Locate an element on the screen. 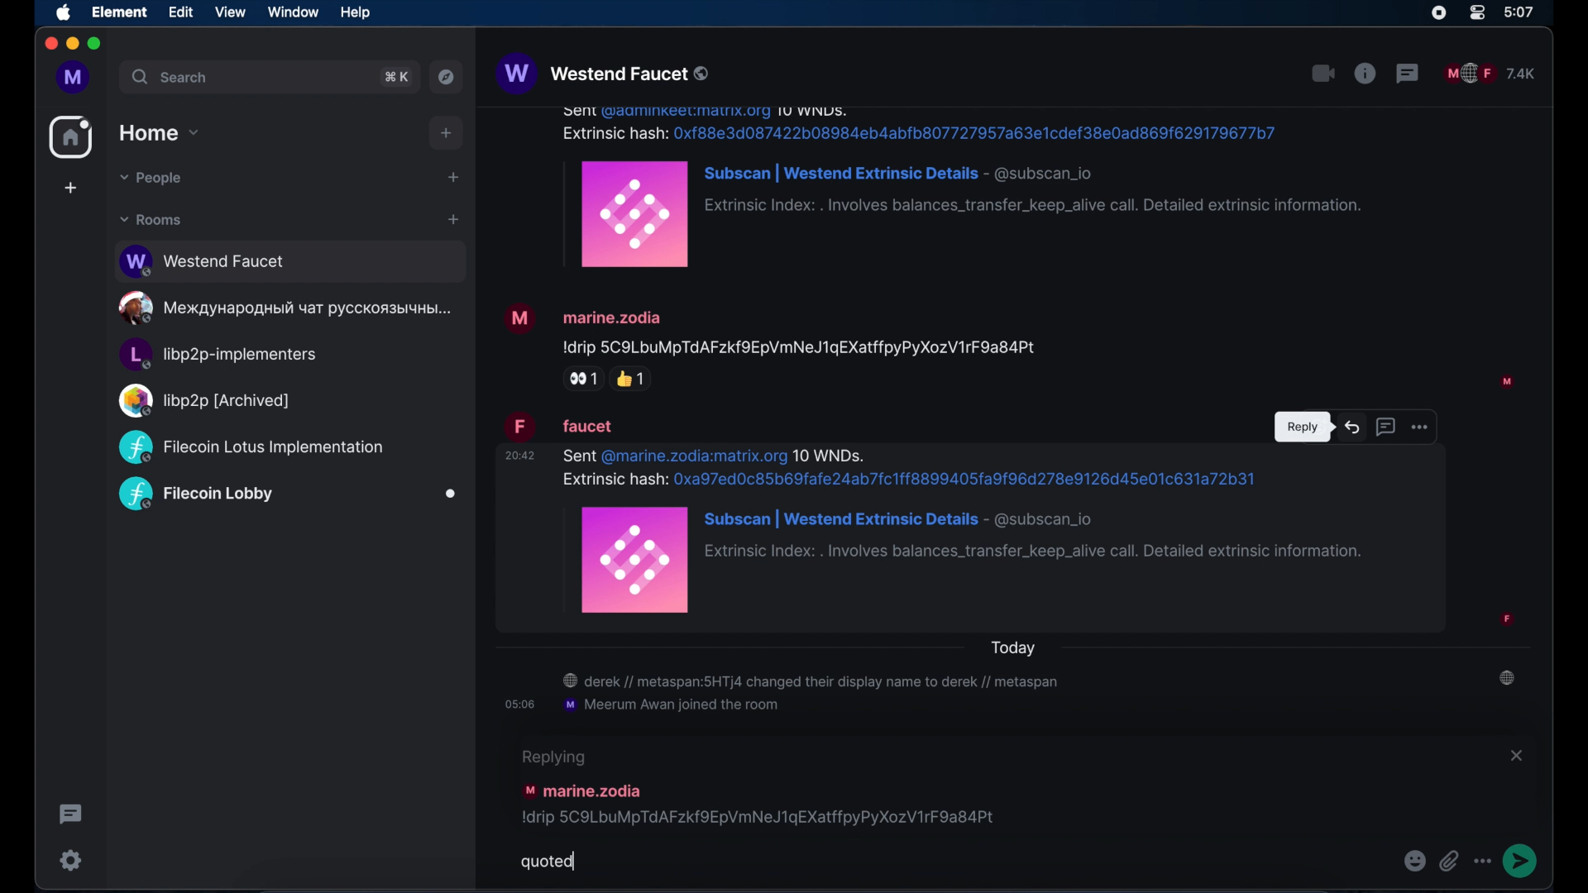 The height and width of the screenshot is (893, 1588). start chat is located at coordinates (452, 177).